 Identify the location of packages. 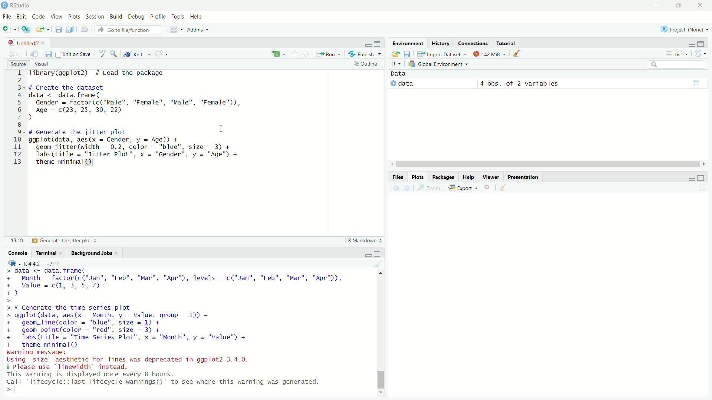
(444, 177).